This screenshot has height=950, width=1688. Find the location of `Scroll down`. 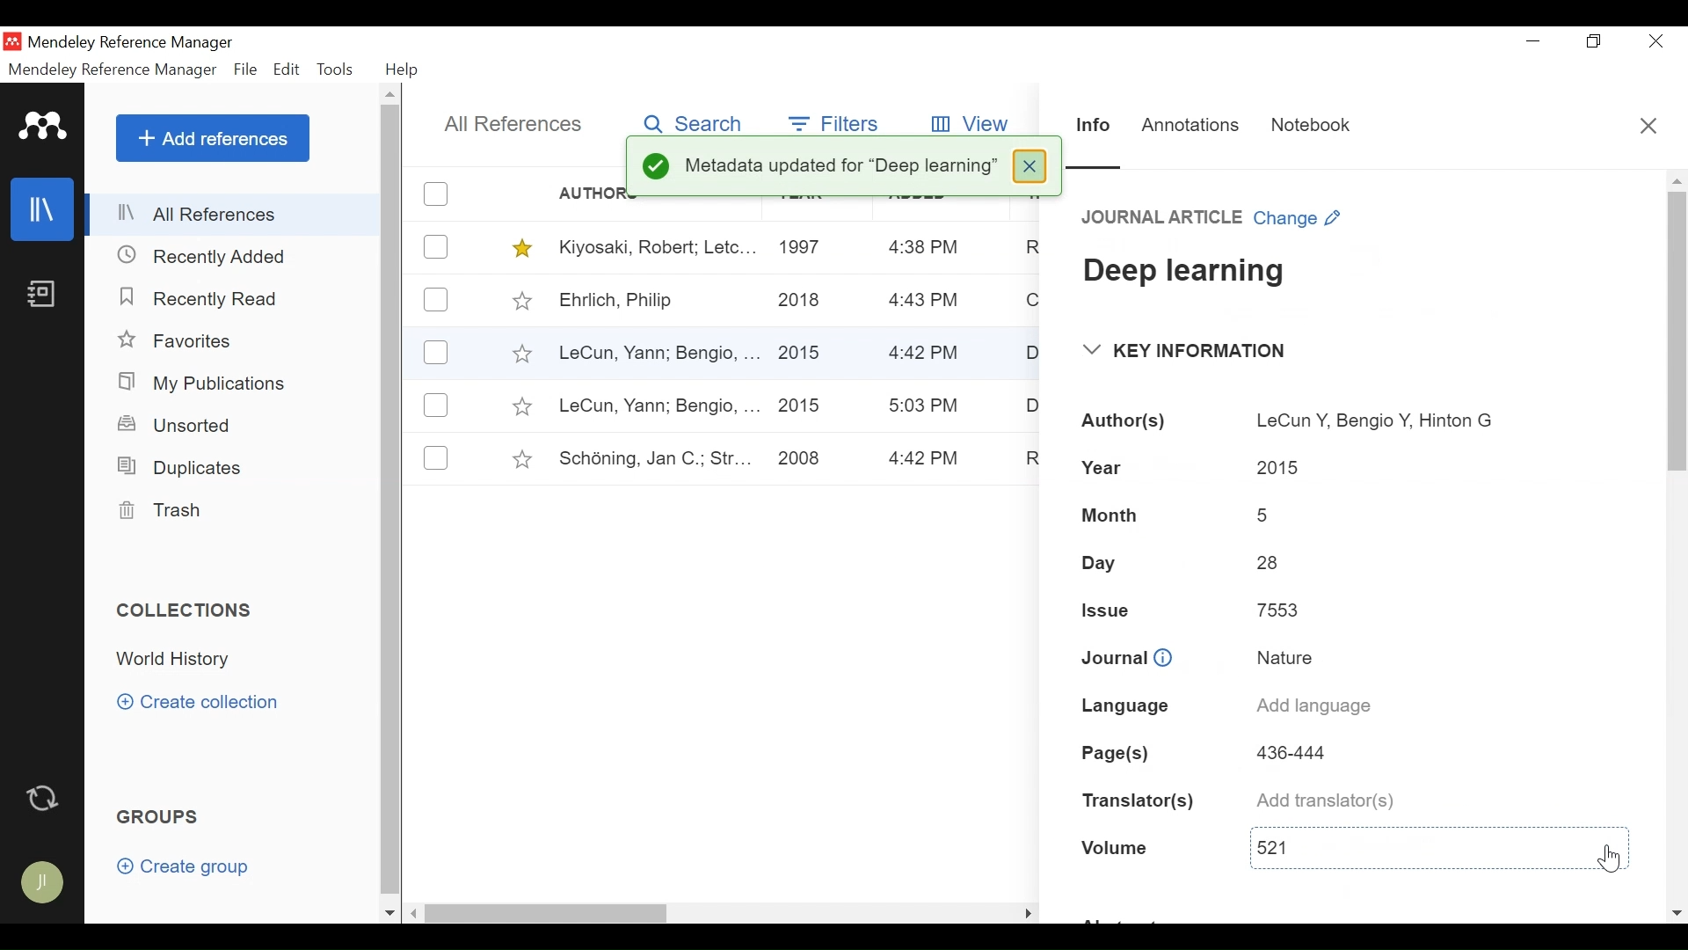

Scroll down is located at coordinates (389, 913).